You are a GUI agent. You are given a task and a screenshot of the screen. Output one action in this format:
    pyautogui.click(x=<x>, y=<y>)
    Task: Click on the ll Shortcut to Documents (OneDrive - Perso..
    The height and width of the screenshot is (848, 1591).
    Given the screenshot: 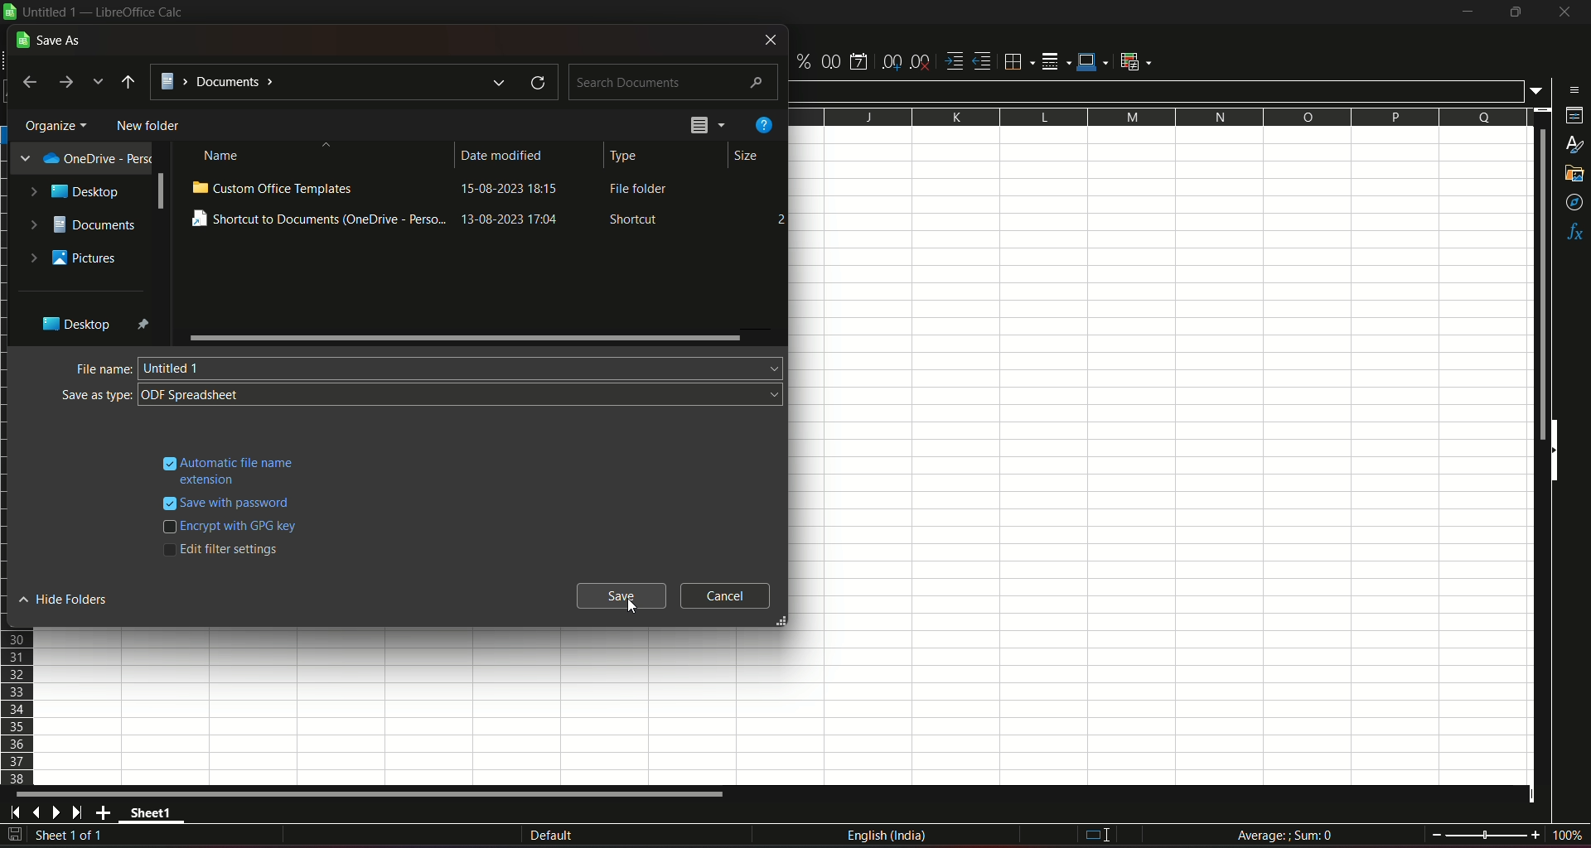 What is the action you would take?
    pyautogui.click(x=317, y=219)
    